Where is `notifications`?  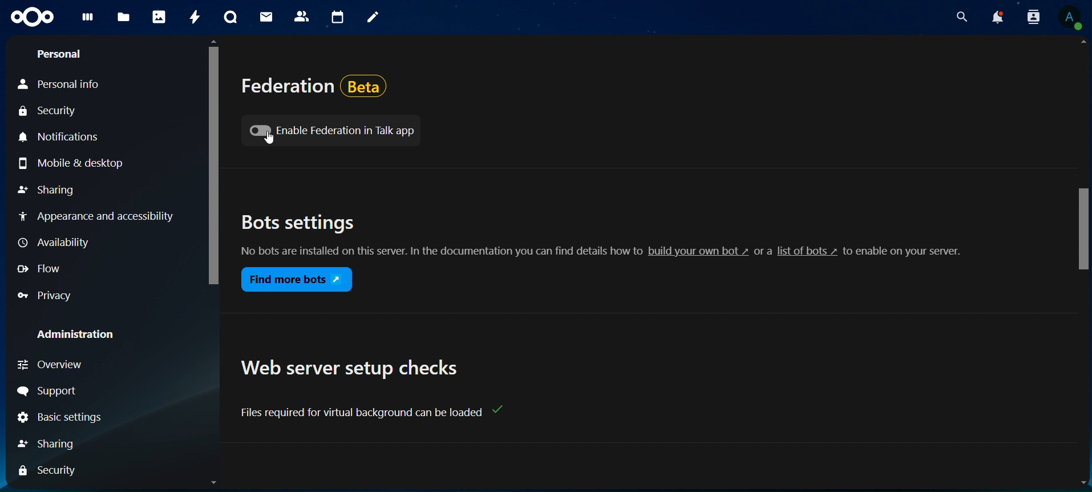 notifications is located at coordinates (998, 17).